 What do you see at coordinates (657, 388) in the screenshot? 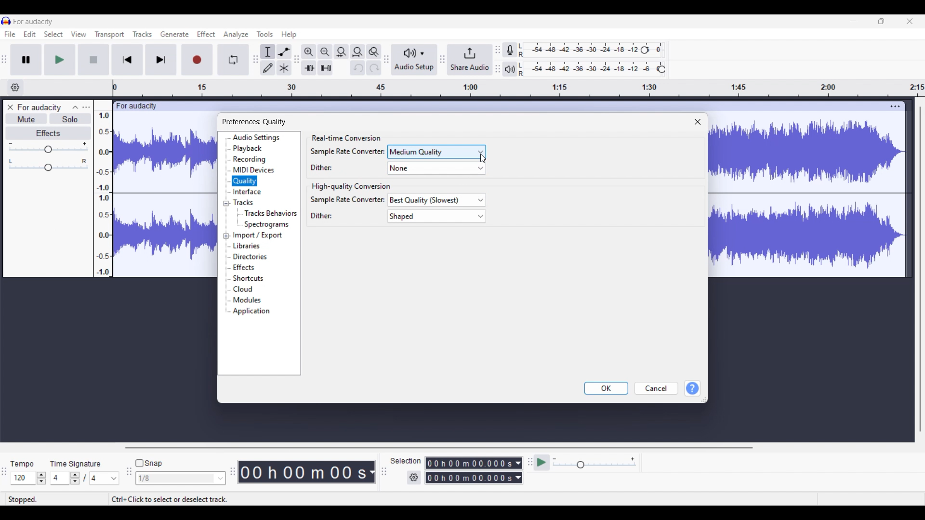
I see `Cancel` at bounding box center [657, 388].